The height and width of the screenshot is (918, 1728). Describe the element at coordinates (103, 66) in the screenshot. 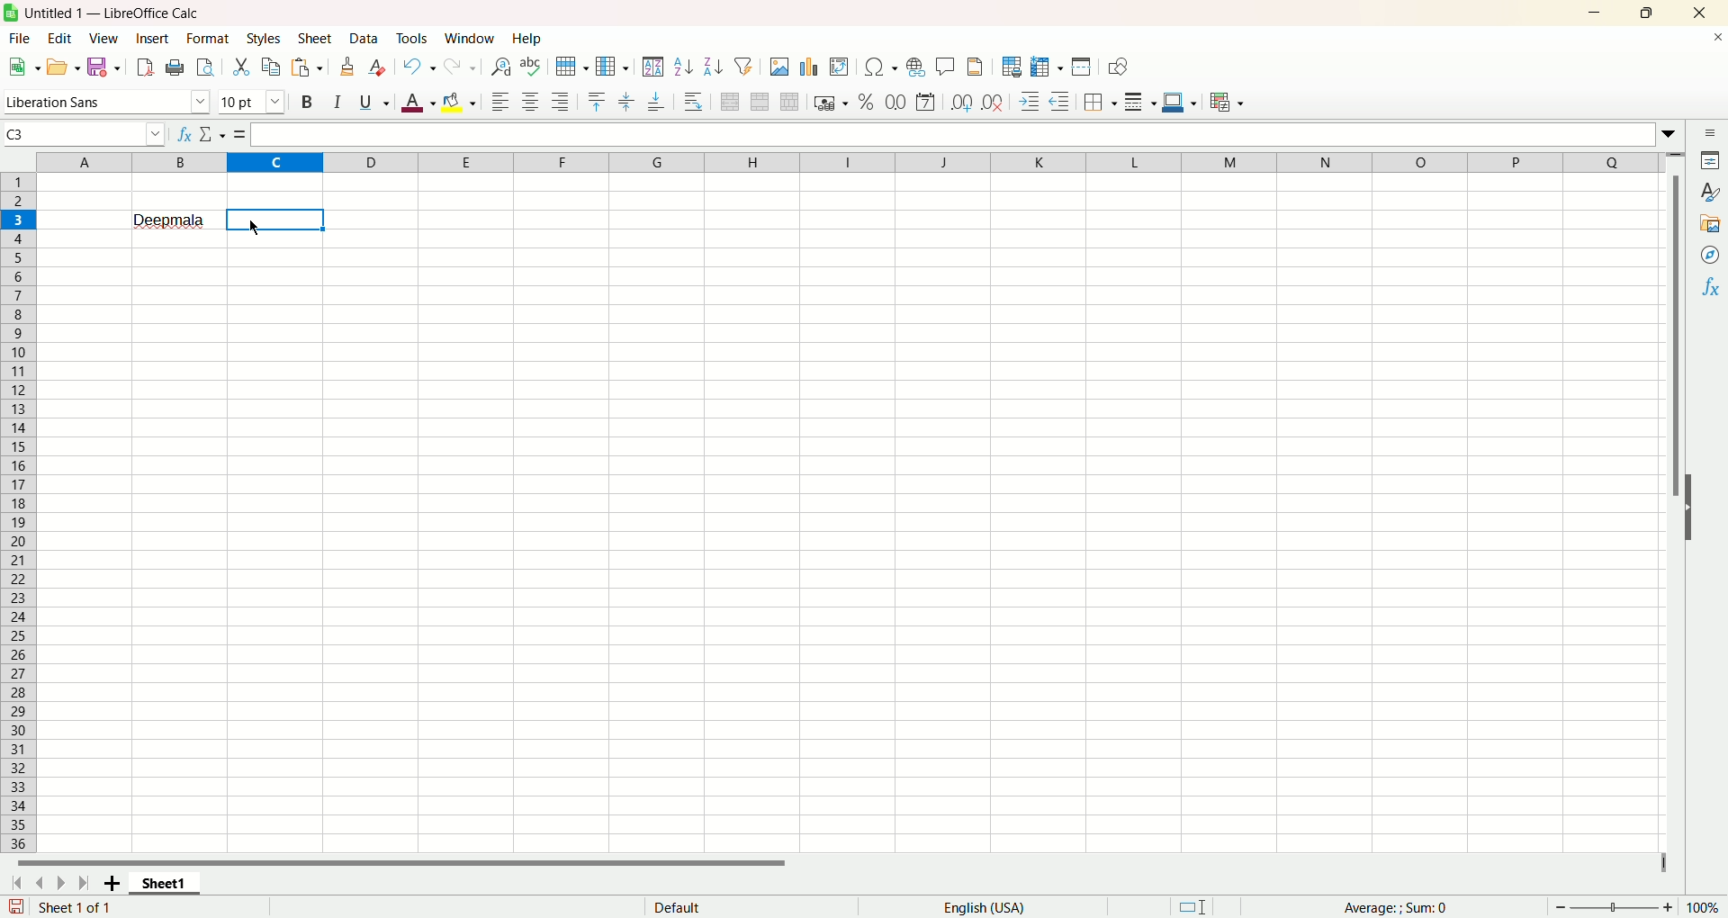

I see `Save` at that location.